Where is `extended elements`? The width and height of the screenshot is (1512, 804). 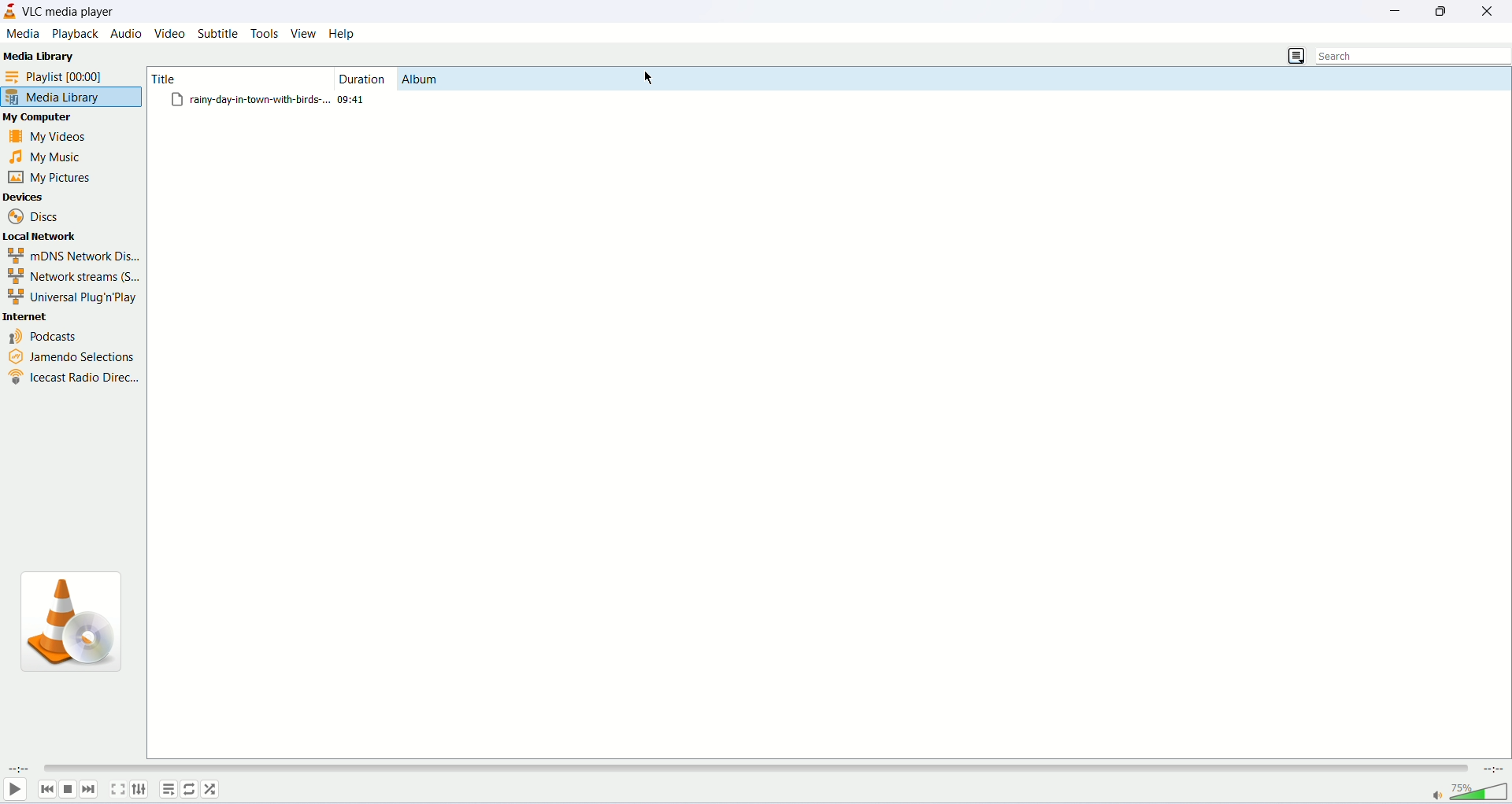 extended elements is located at coordinates (140, 790).